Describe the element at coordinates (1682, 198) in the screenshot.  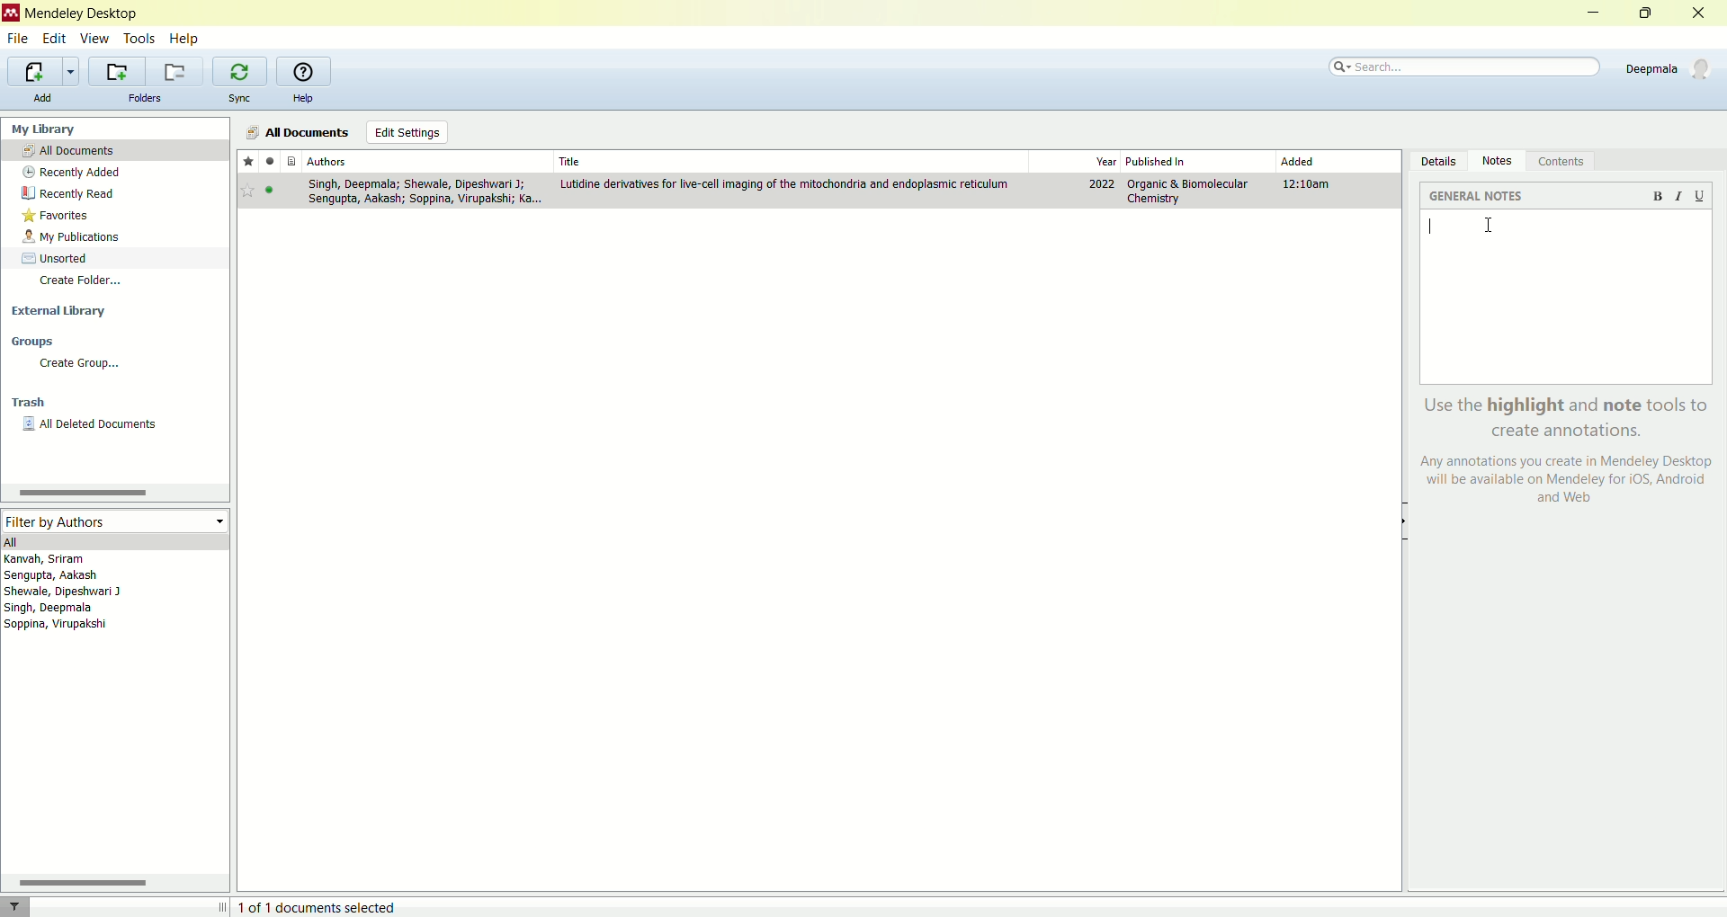
I see `italics` at that location.